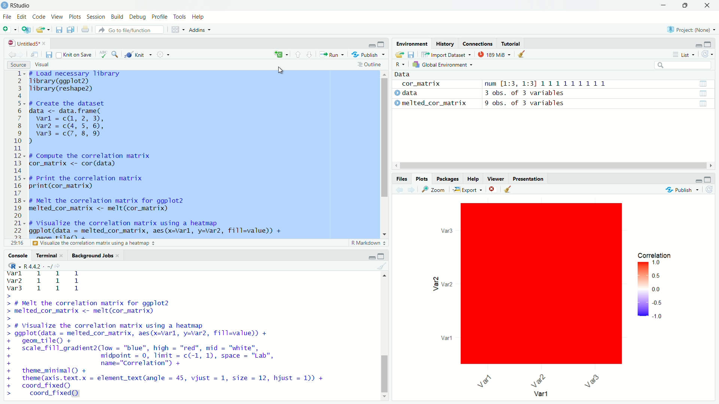  Describe the element at coordinates (51, 255) in the screenshot. I see `terminal` at that location.